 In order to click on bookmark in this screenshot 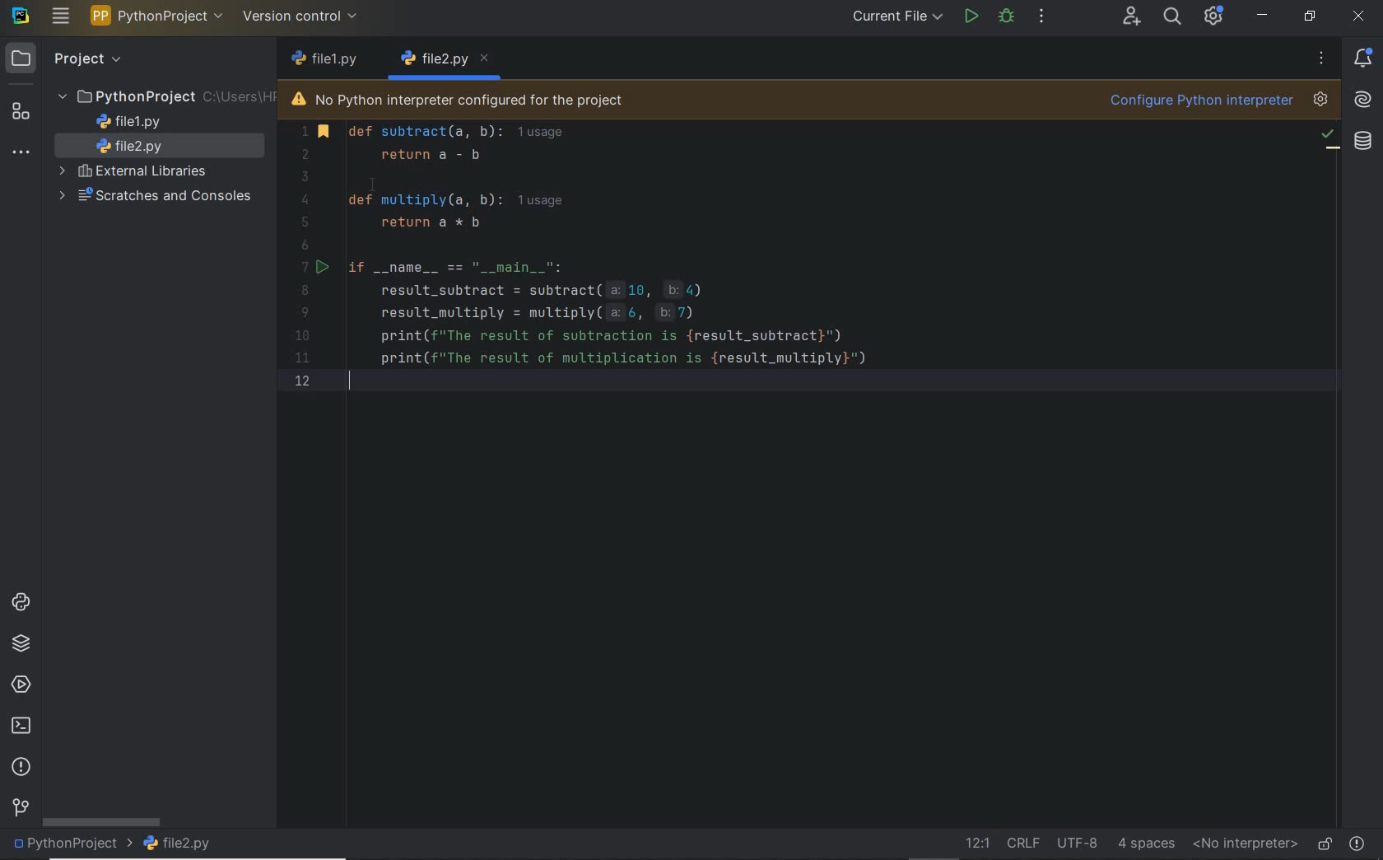, I will do `click(325, 135)`.